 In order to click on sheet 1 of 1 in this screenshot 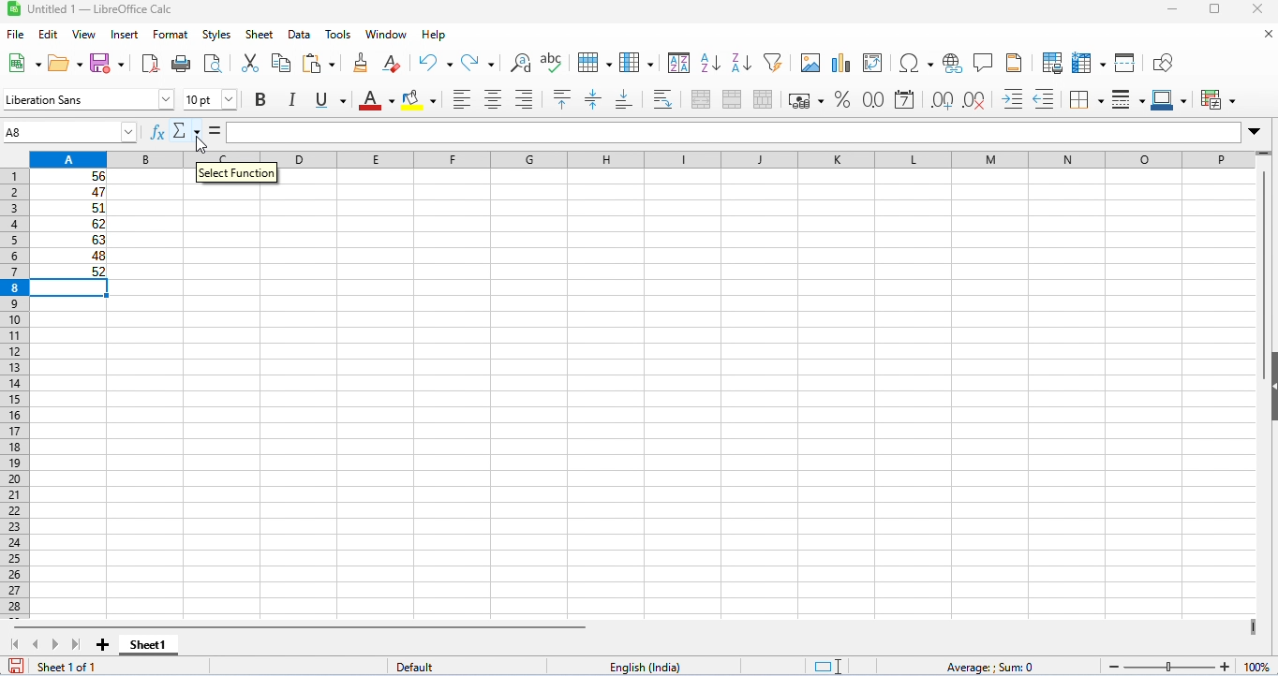, I will do `click(67, 667)`.